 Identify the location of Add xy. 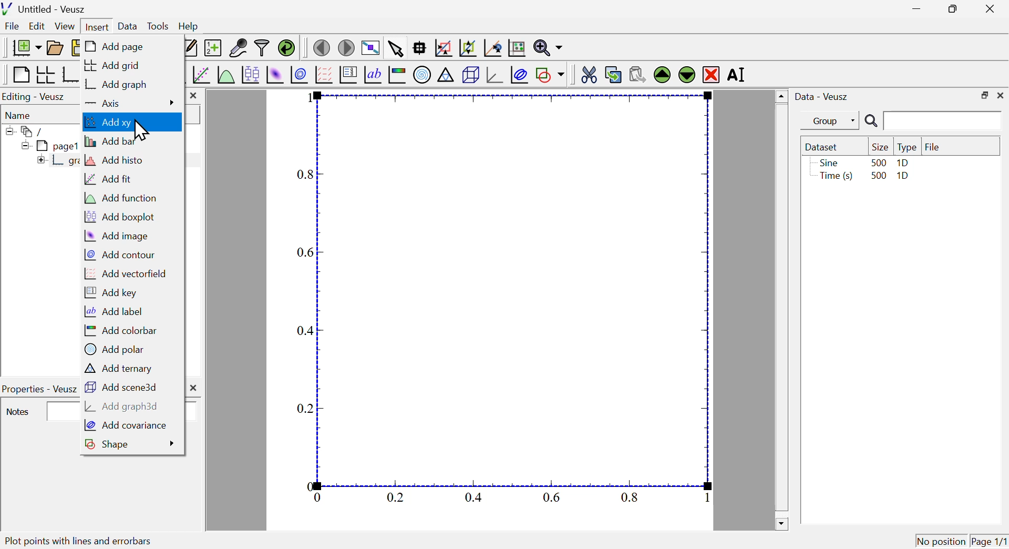
(115, 123).